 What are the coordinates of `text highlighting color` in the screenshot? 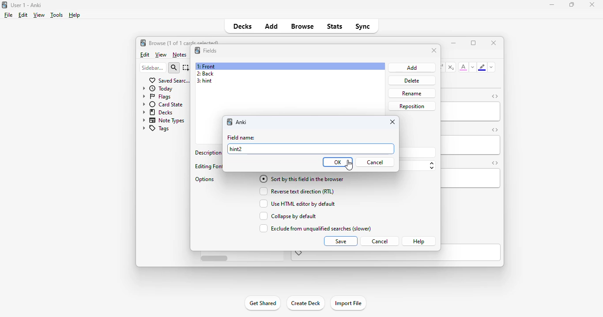 It's located at (482, 67).